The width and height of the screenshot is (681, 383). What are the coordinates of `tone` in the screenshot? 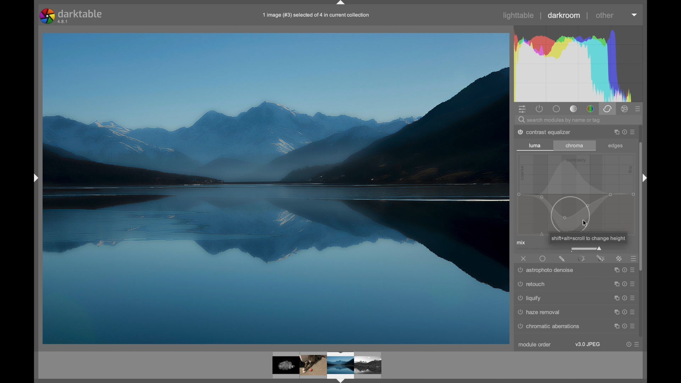 It's located at (574, 109).